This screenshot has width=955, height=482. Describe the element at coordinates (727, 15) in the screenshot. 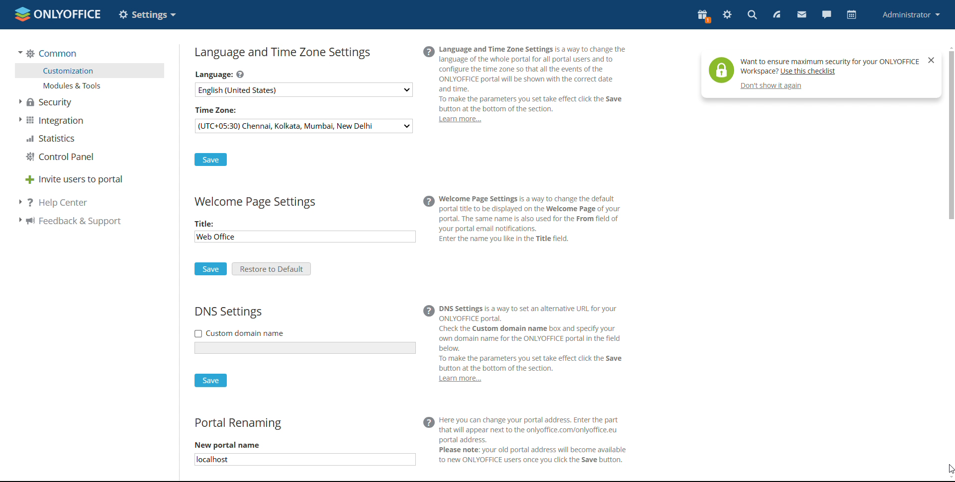

I see `settings` at that location.